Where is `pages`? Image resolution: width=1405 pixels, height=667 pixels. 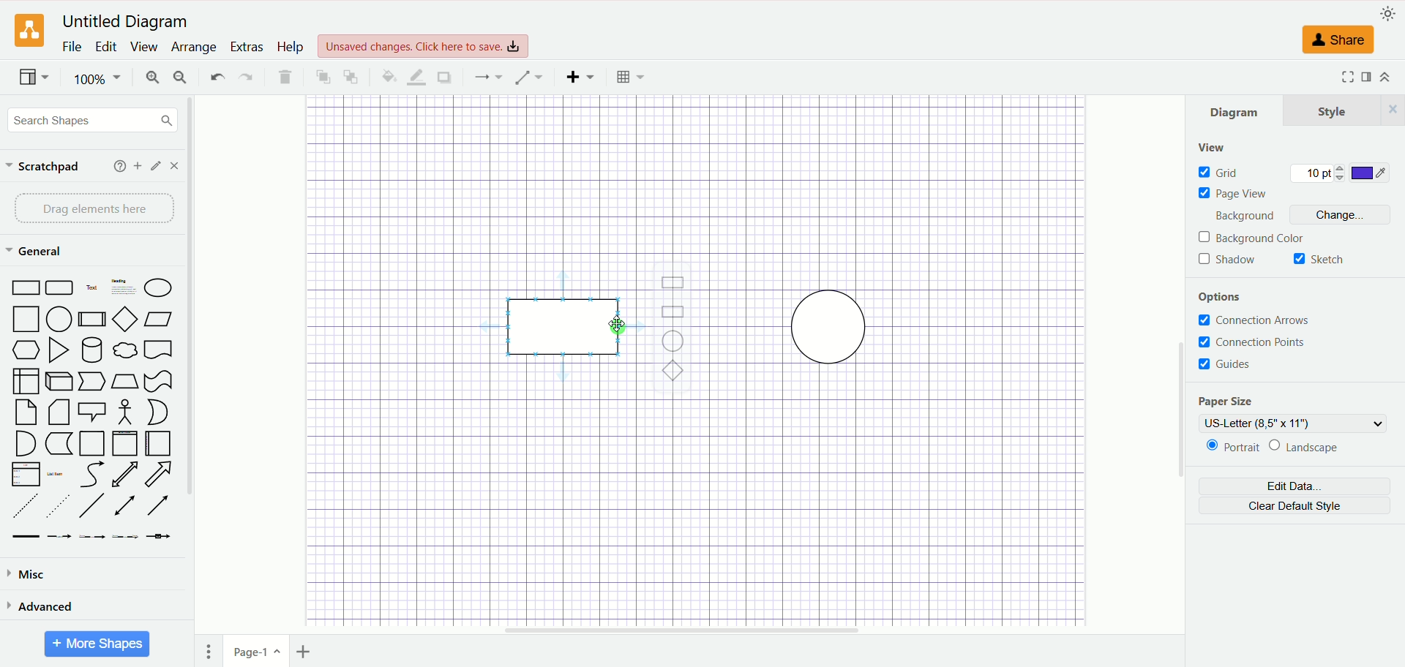 pages is located at coordinates (209, 652).